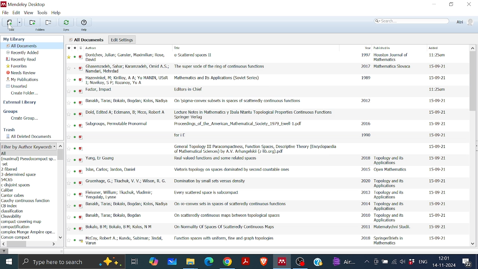 Image resolution: width=478 pixels, height=269 pixels. What do you see at coordinates (209, 262) in the screenshot?
I see `Microsoft edge` at bounding box center [209, 262].